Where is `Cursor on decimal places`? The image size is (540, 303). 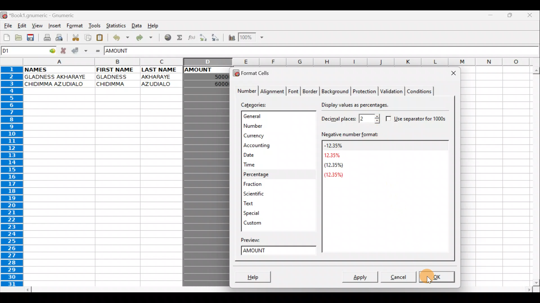 Cursor on decimal places is located at coordinates (376, 120).